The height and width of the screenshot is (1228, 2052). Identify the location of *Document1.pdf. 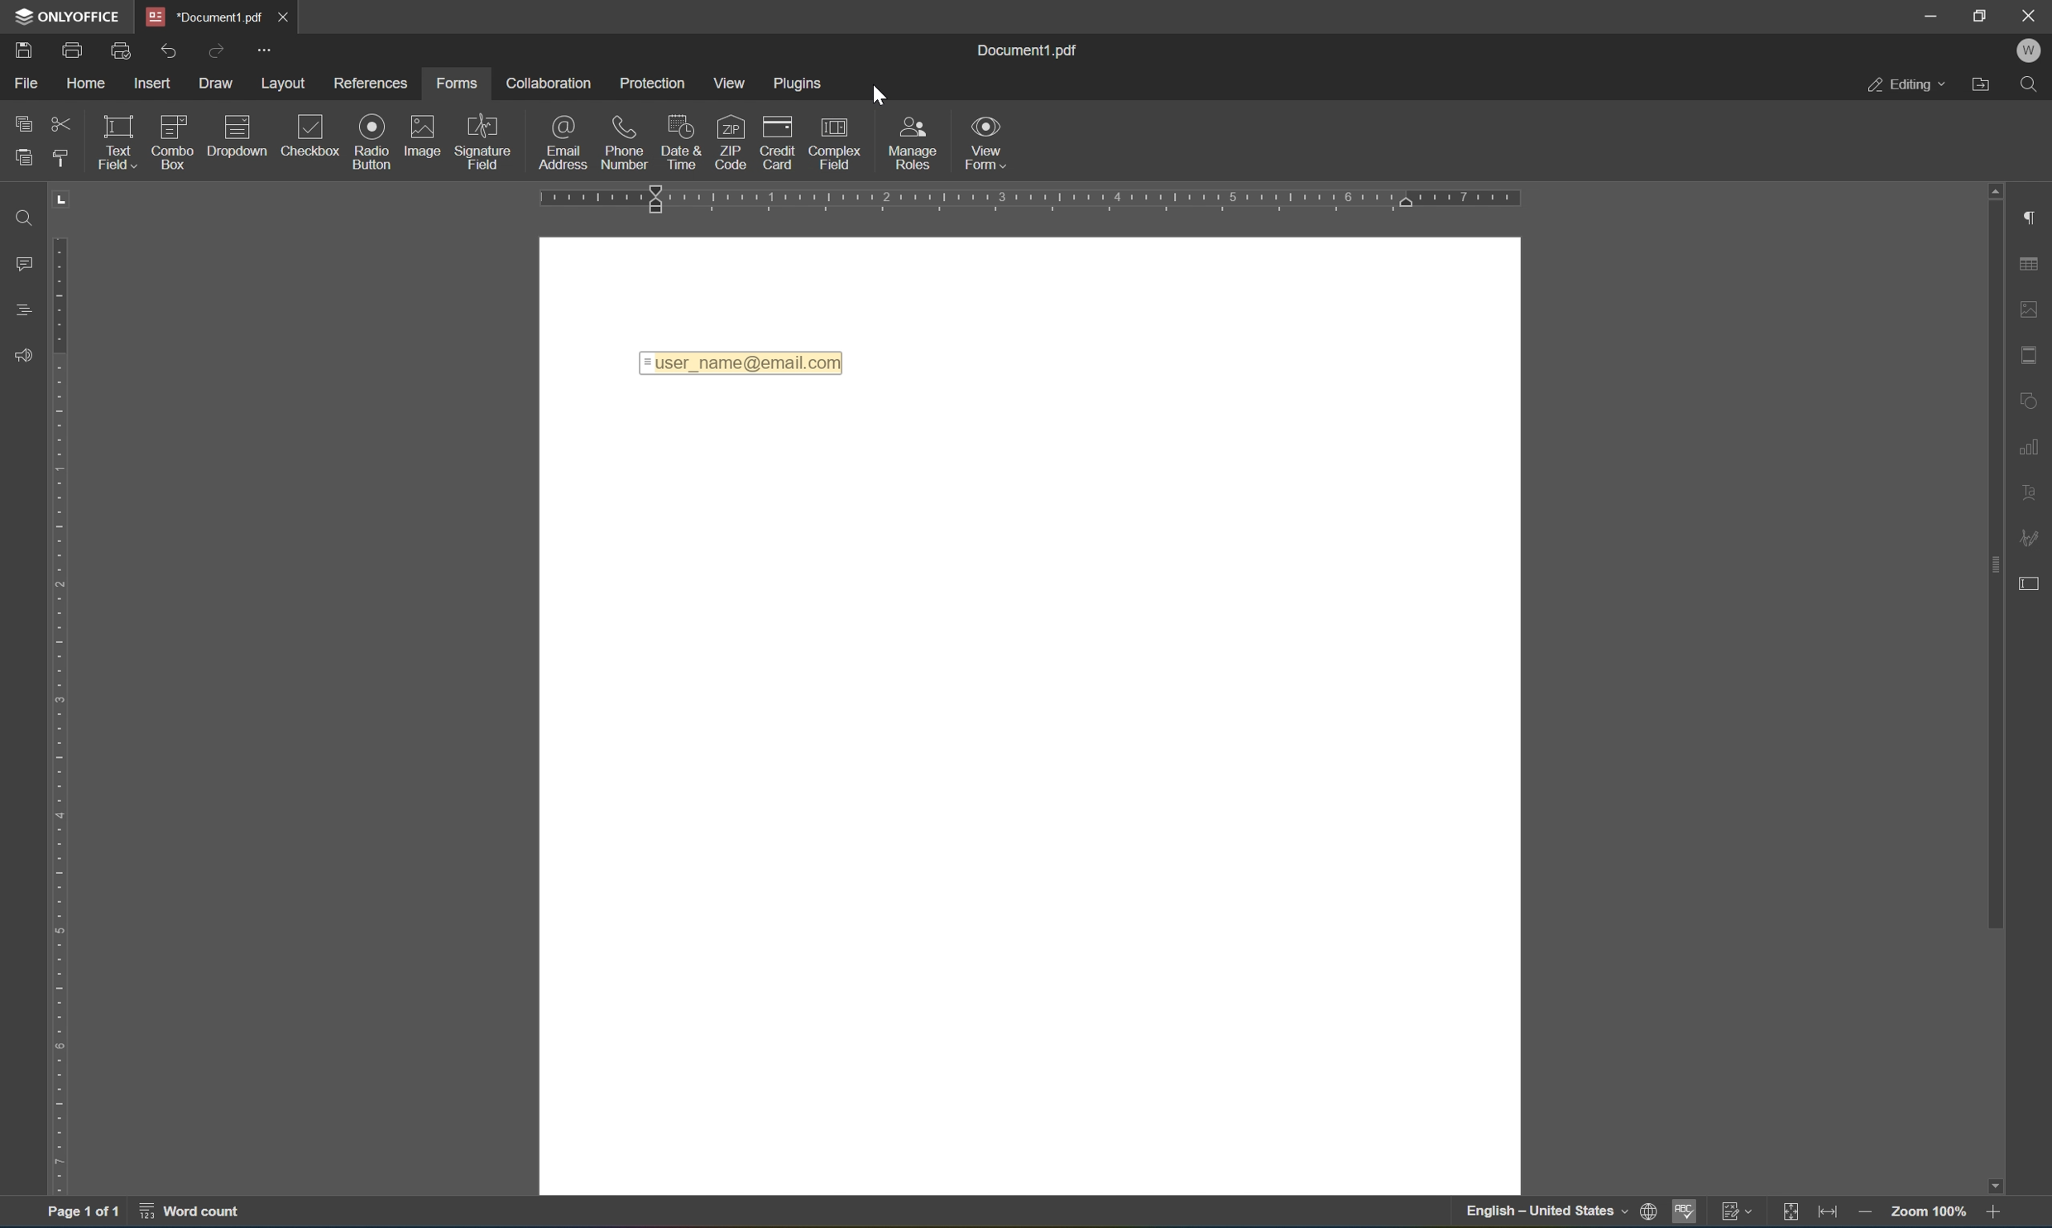
(202, 17).